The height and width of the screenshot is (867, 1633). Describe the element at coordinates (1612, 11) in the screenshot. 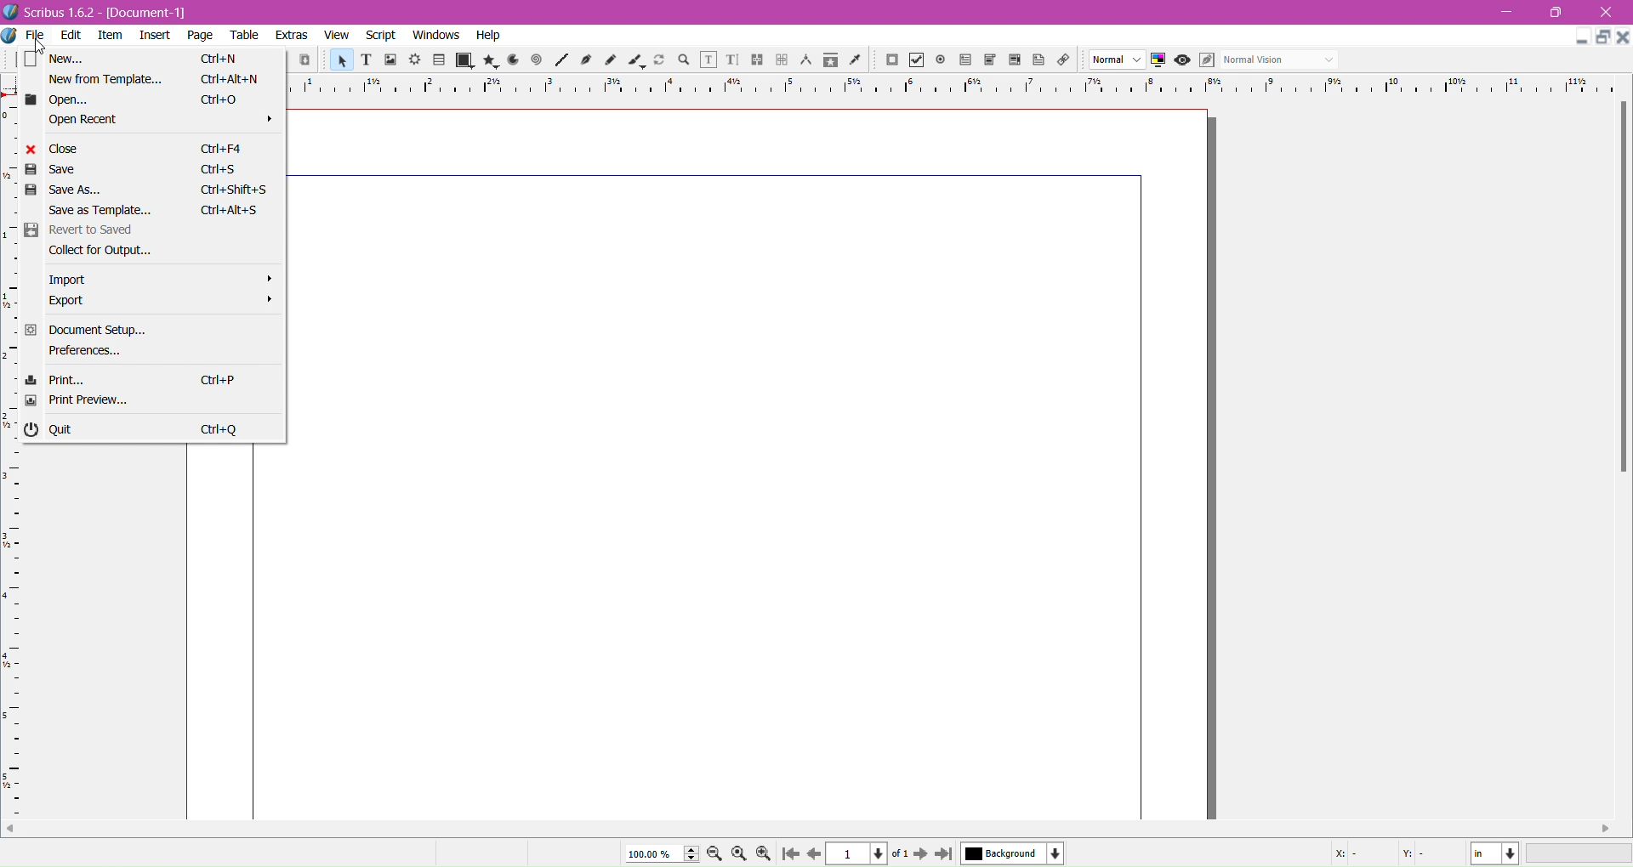

I see `close` at that location.